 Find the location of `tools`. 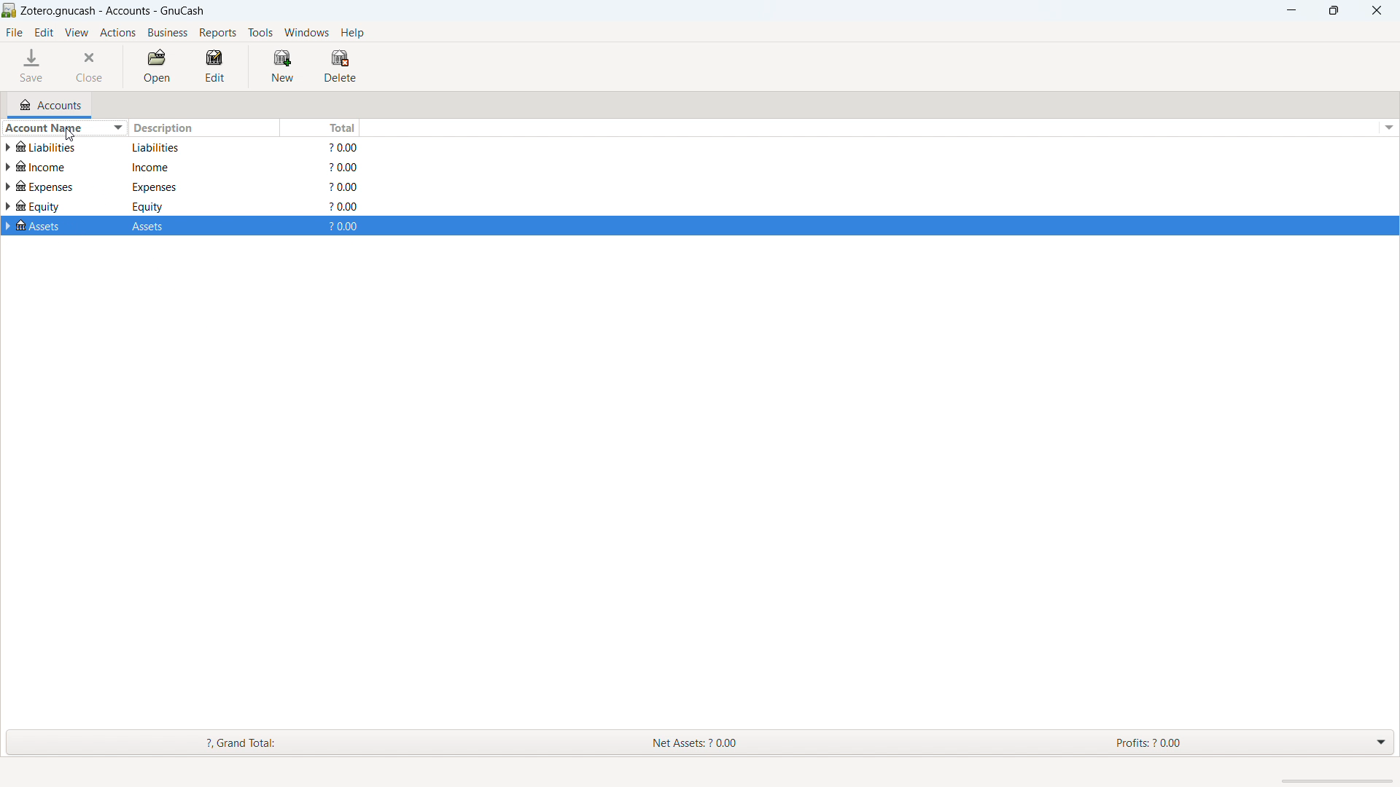

tools is located at coordinates (260, 33).